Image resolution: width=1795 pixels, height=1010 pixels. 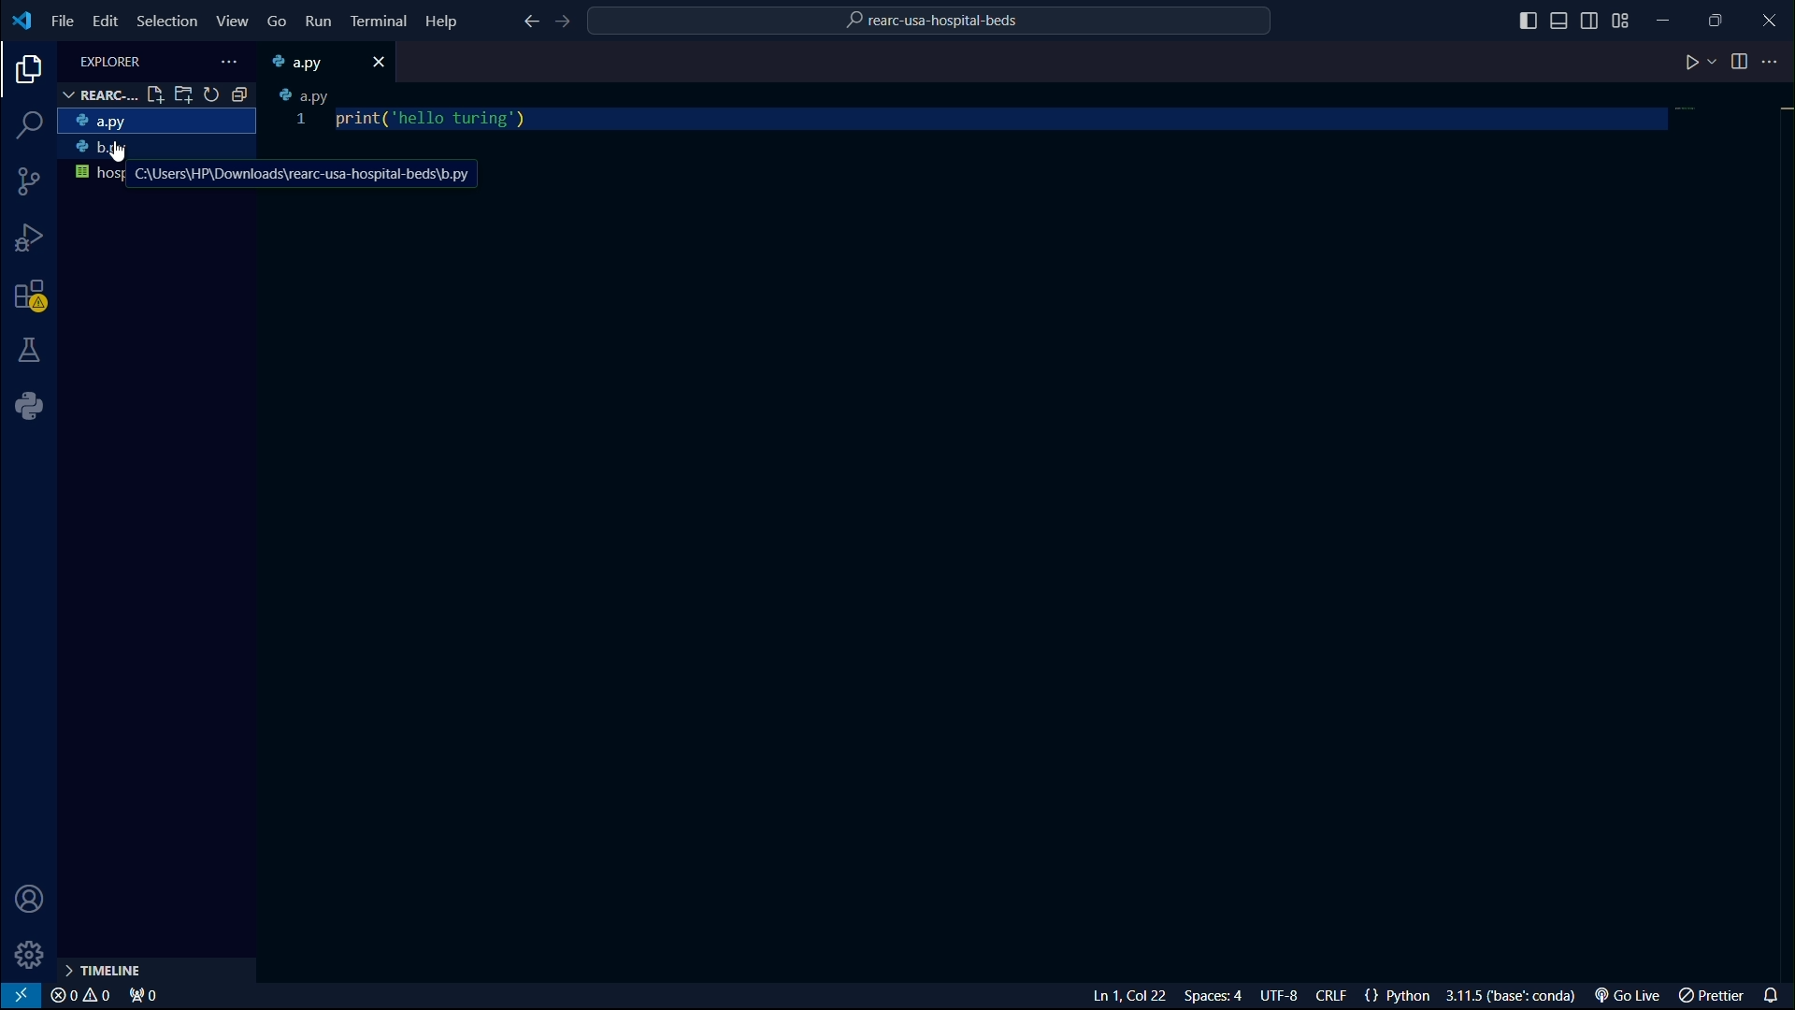 I want to click on explorer, so click(x=24, y=72).